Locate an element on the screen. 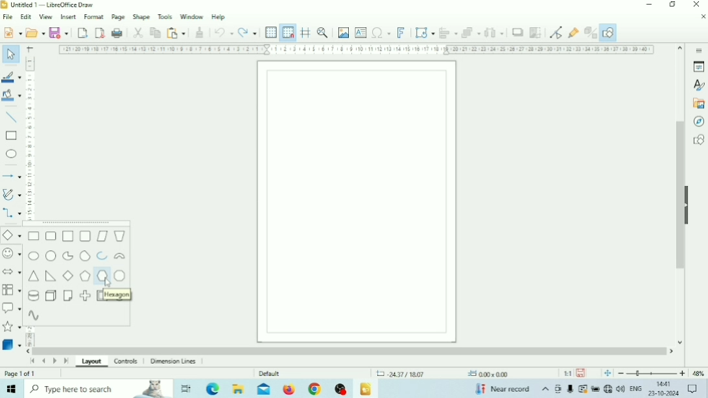 This screenshot has width=708, height=398. Speakers is located at coordinates (621, 388).